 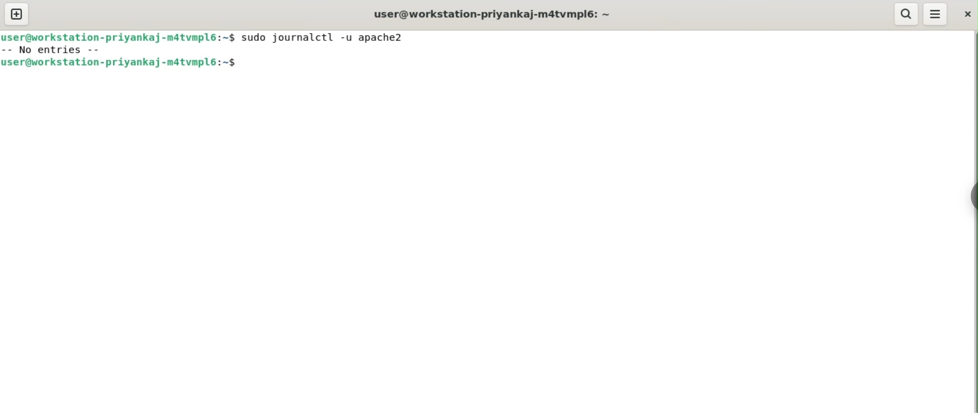 I want to click on user@workstation-priyankaj-m4tvmpl6:~$, so click(x=124, y=63).